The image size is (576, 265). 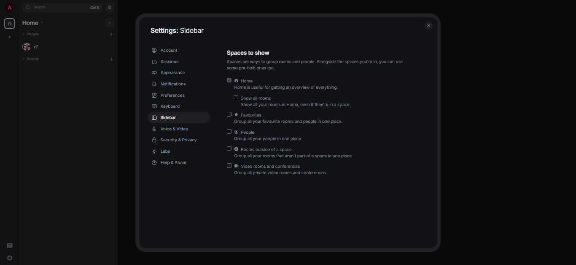 I want to click on rooms outside of a space, so click(x=299, y=149).